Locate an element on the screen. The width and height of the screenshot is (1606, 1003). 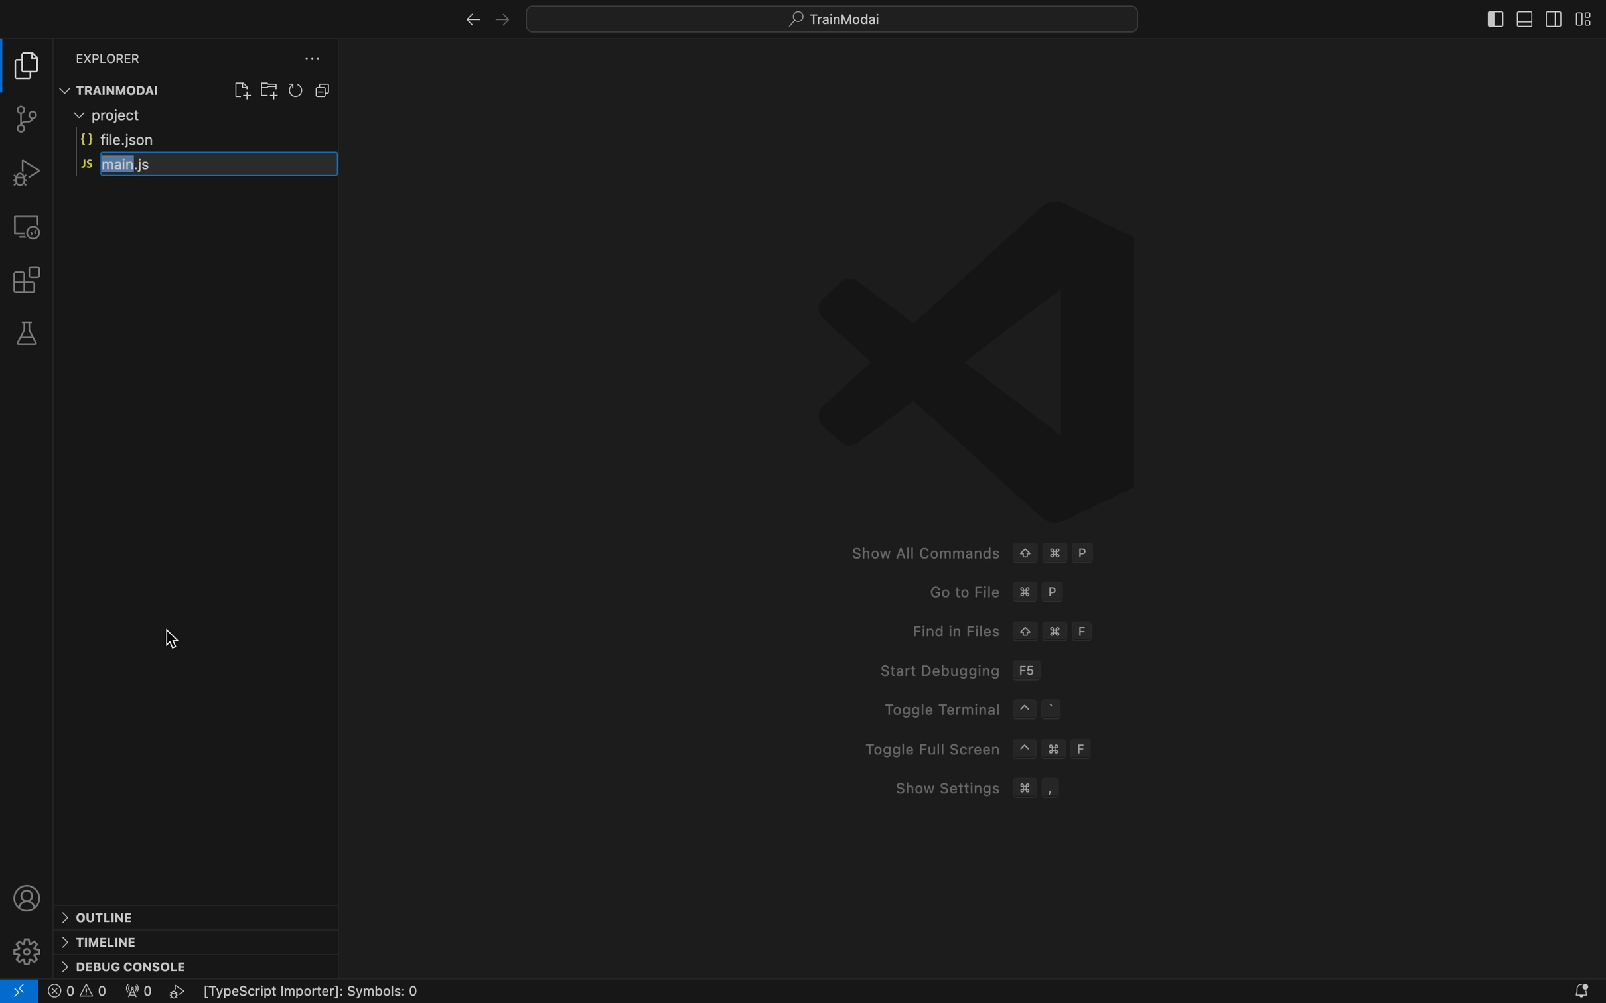
JS main.js is located at coordinates (202, 167).